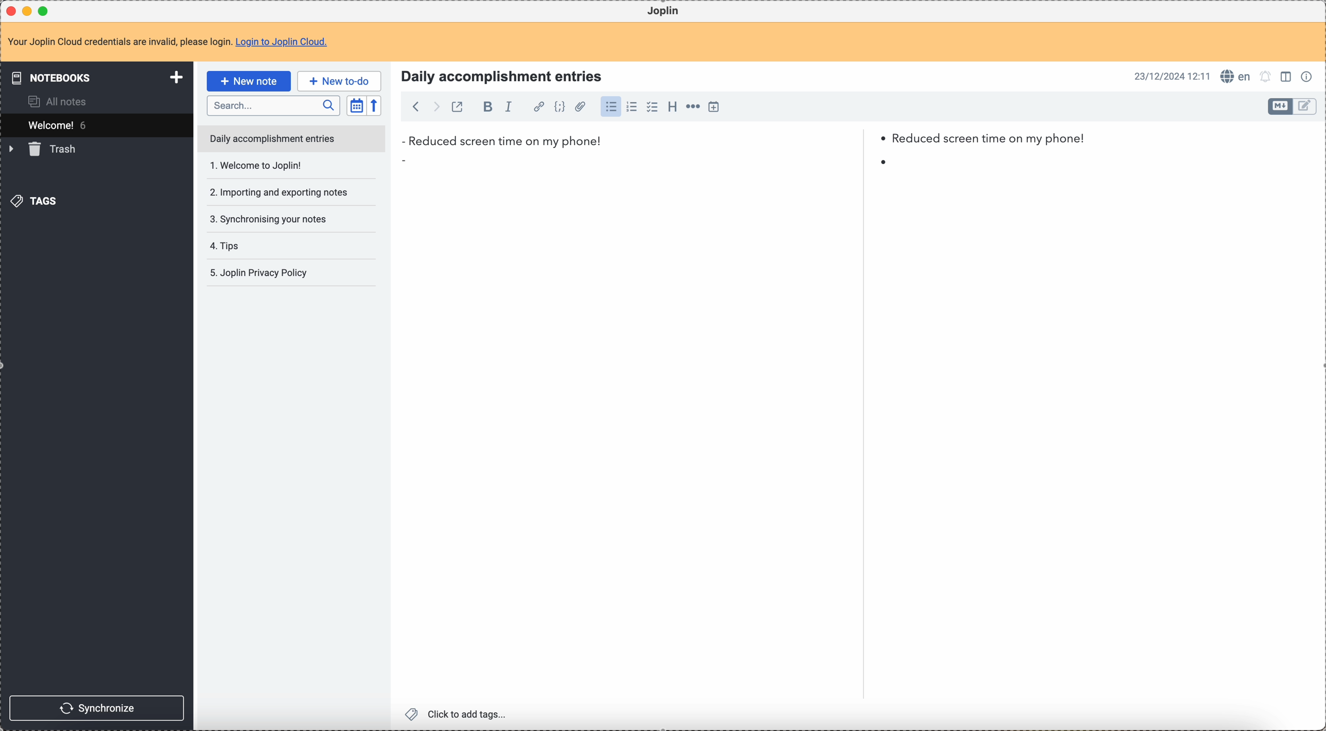 Image resolution: width=1326 pixels, height=731 pixels. I want to click on reverse sort order, so click(374, 105).